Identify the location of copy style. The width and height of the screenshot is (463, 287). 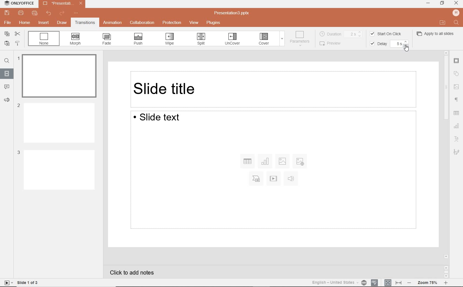
(17, 44).